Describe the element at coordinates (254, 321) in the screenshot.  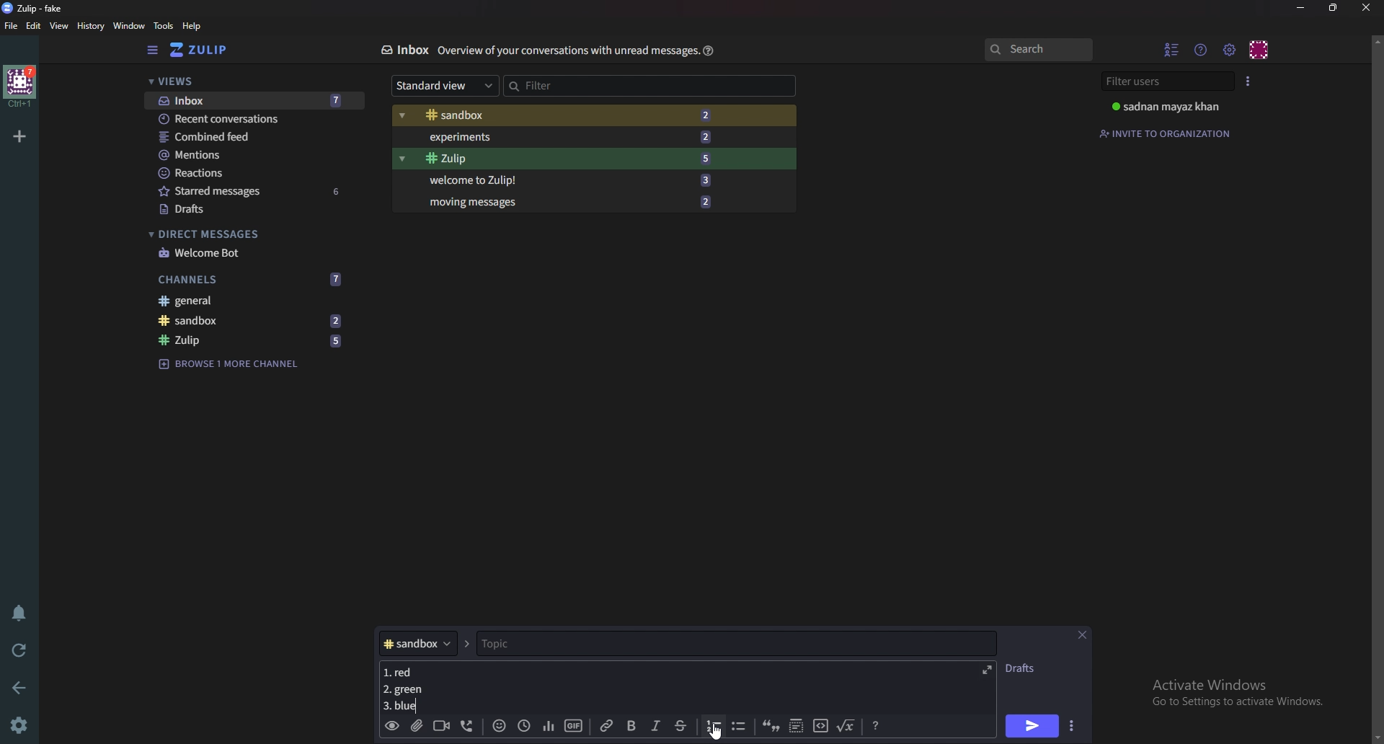
I see `sandbox` at that location.